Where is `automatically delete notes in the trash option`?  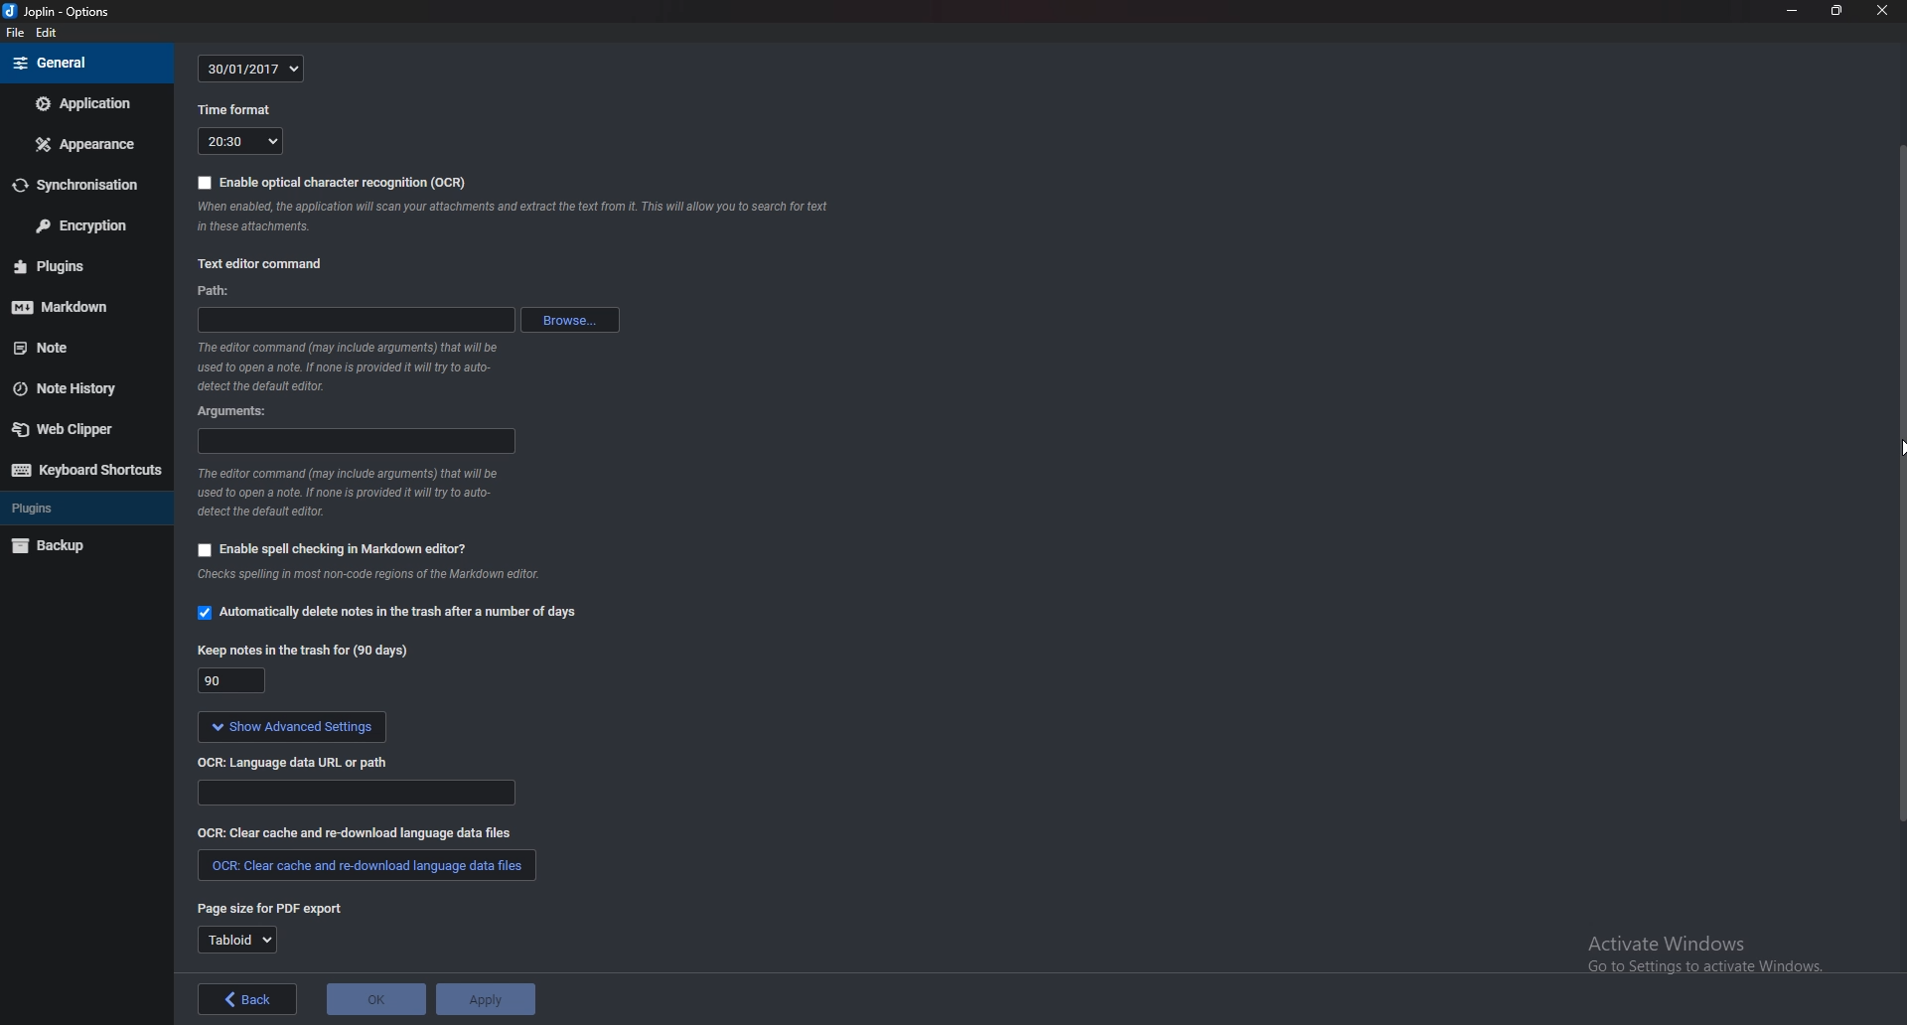
automatically delete notes in the trash option is located at coordinates (388, 611).